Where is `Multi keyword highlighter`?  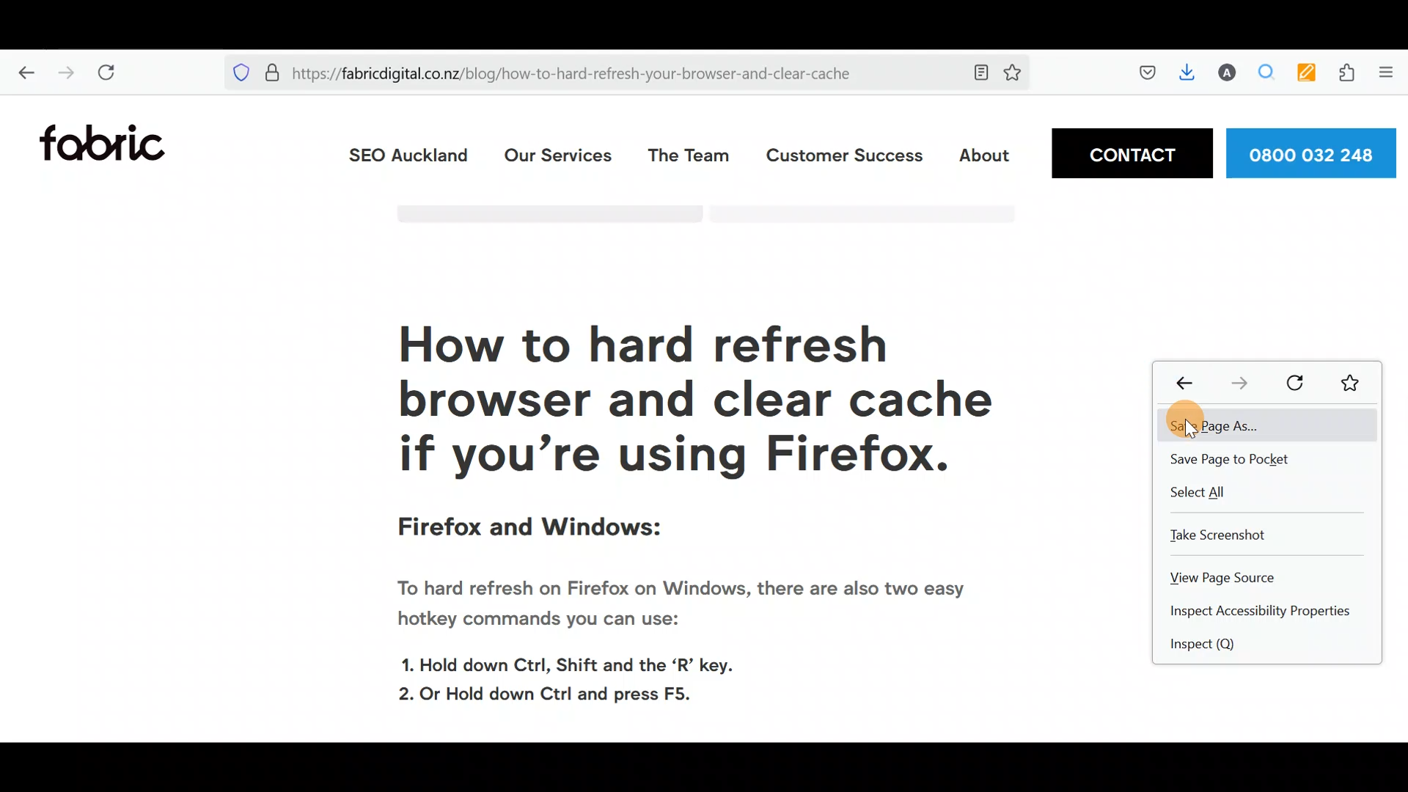
Multi keyword highlighter is located at coordinates (1305, 75).